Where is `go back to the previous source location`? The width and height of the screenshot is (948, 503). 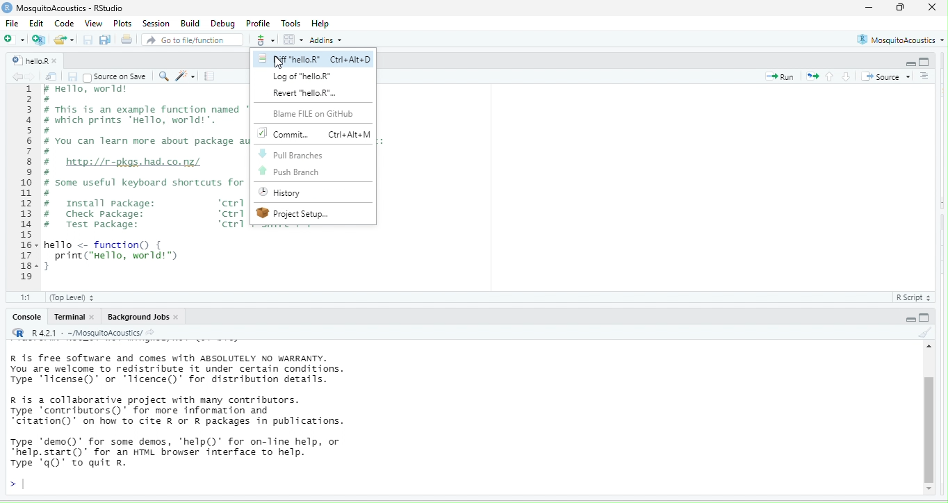
go back to the previous source location is located at coordinates (18, 76).